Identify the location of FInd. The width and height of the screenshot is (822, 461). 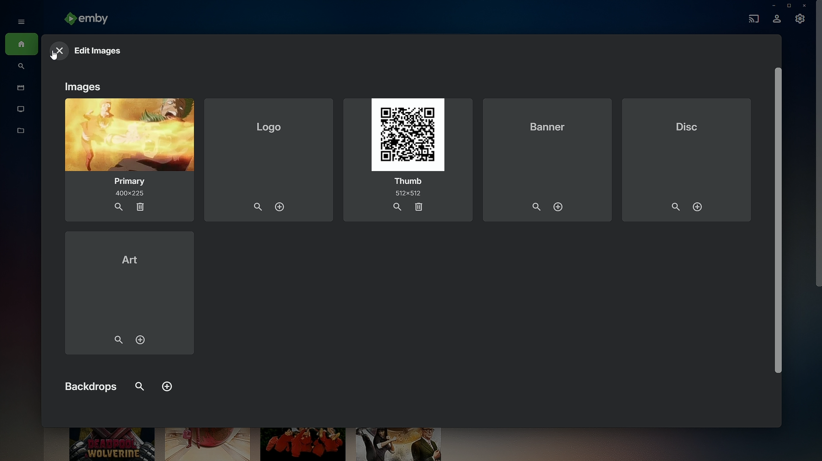
(138, 384).